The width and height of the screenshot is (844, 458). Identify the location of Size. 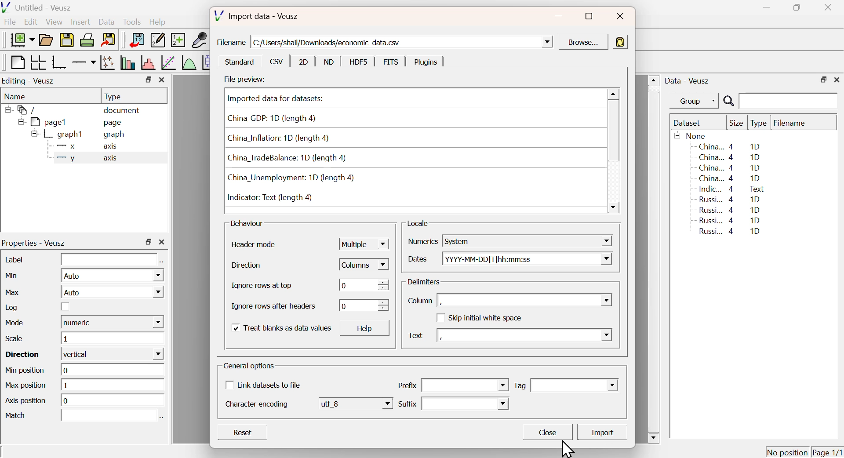
(736, 124).